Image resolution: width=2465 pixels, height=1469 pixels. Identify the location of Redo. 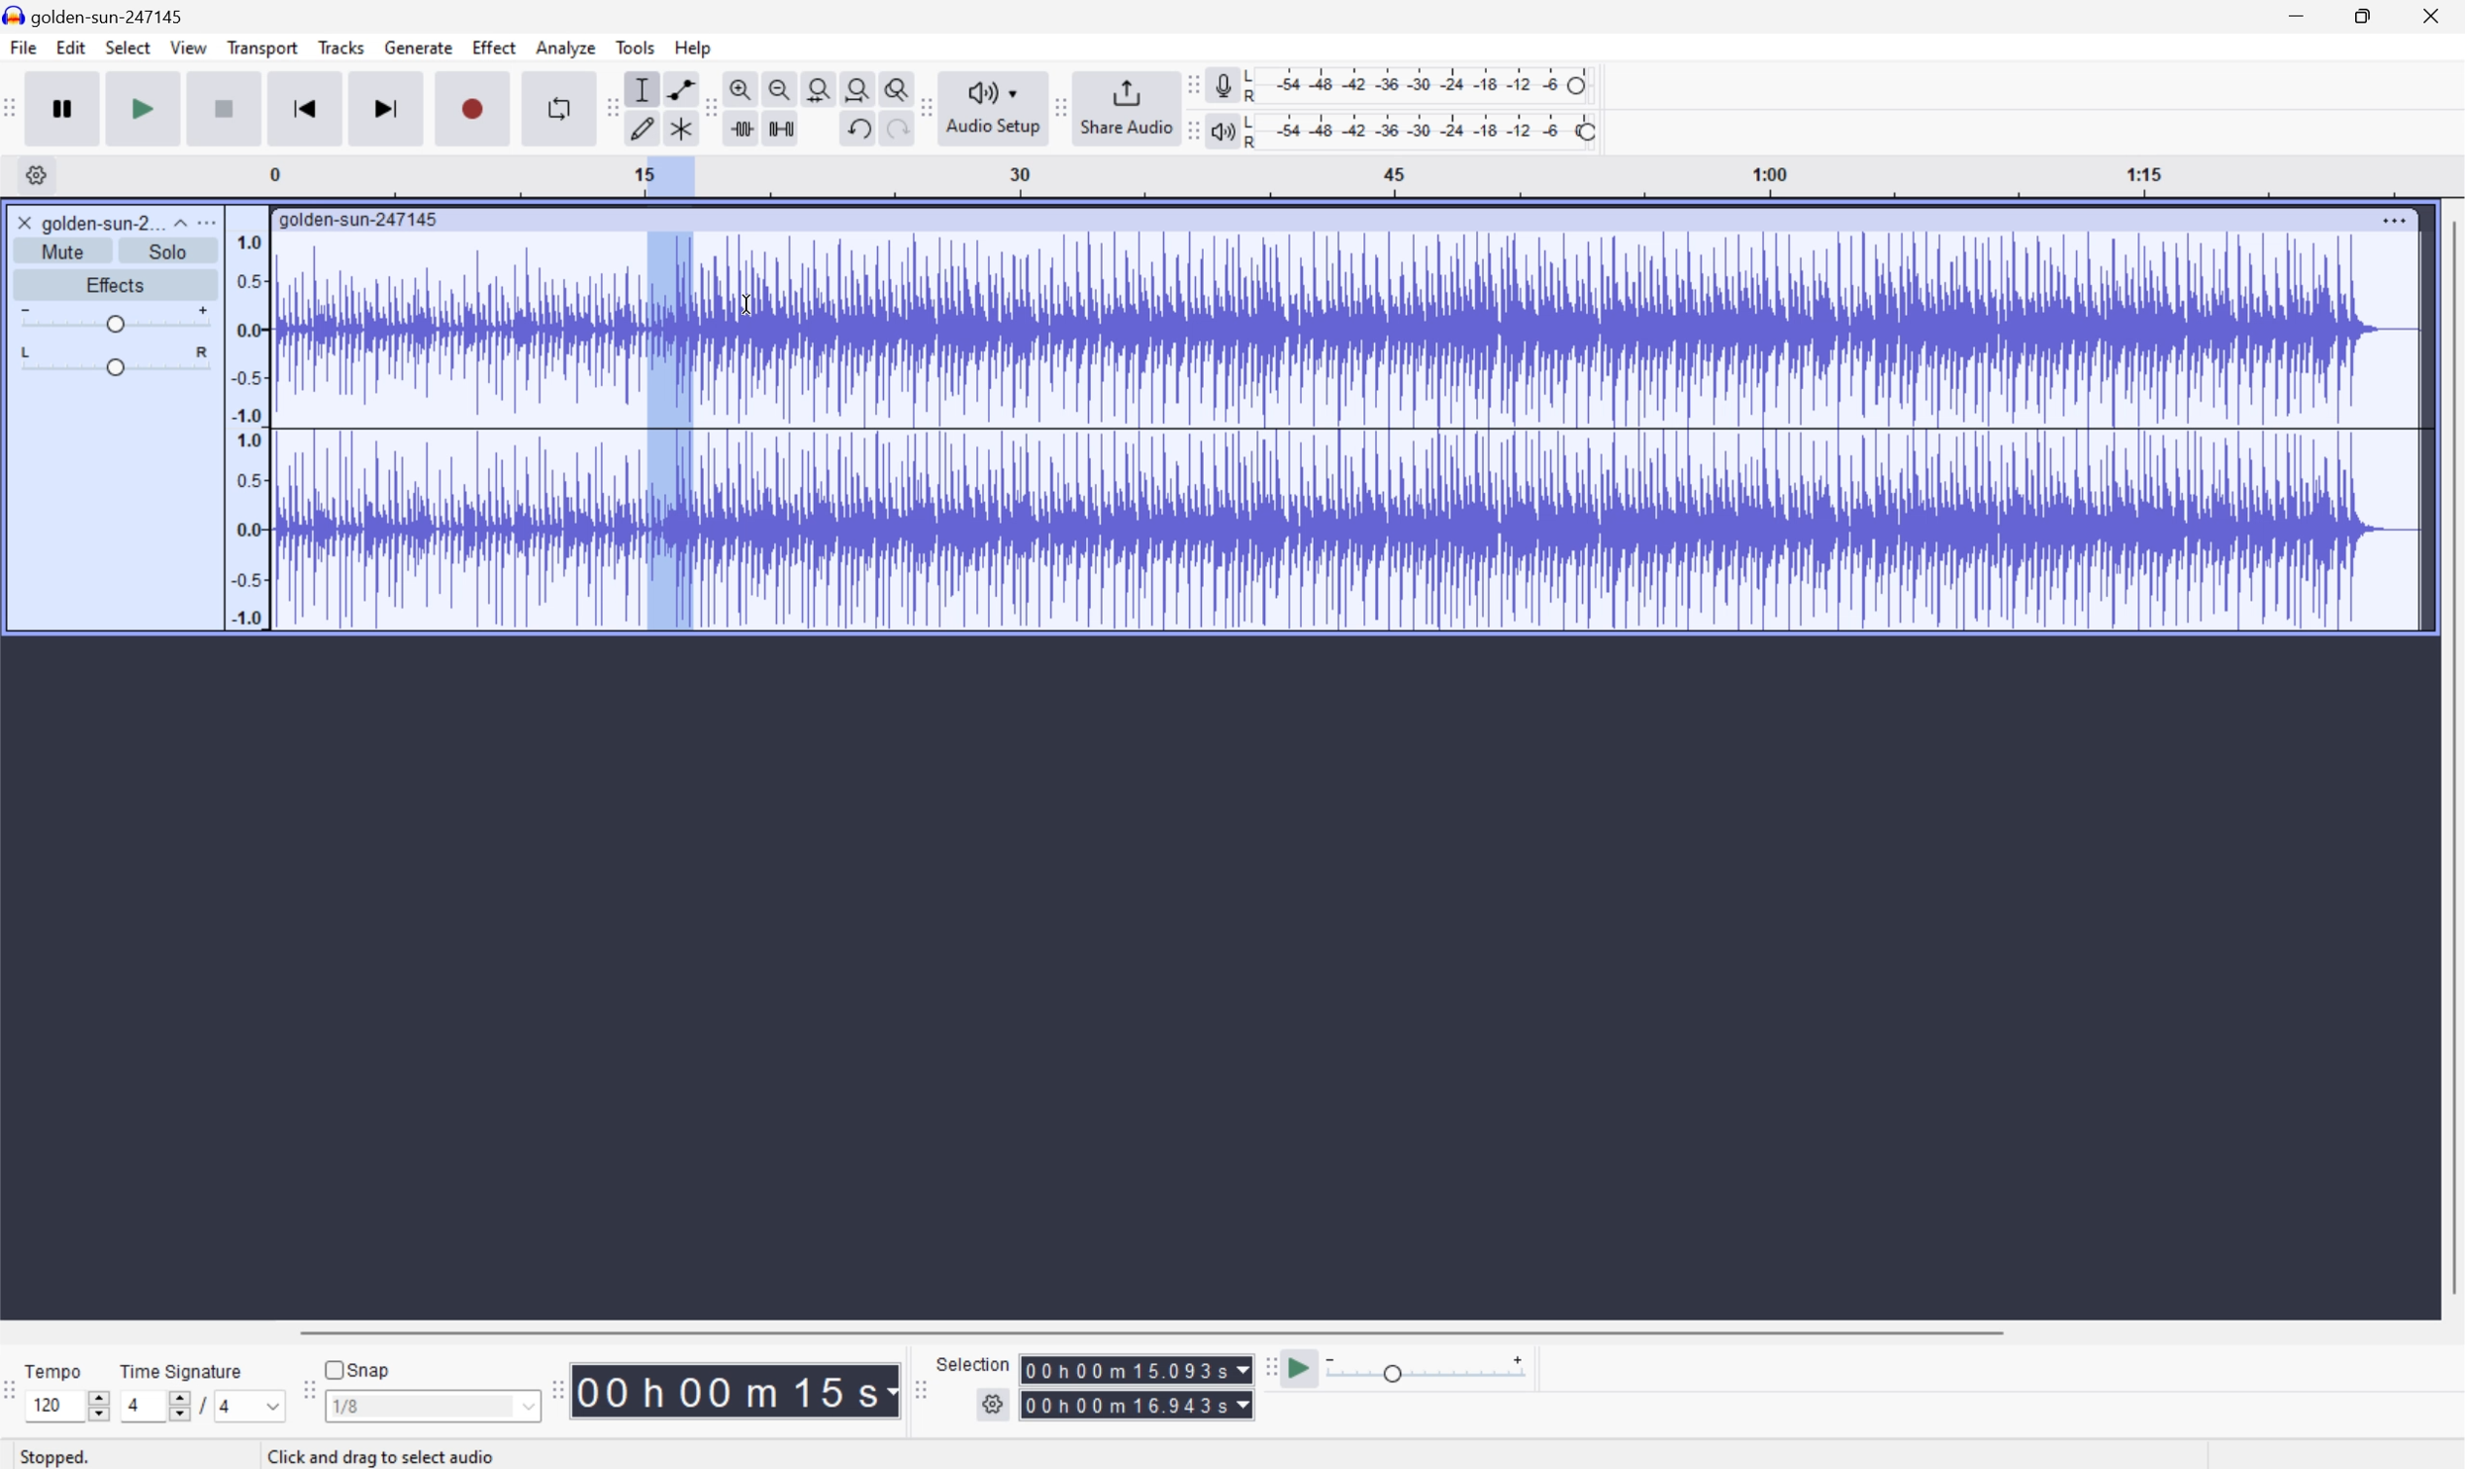
(894, 136).